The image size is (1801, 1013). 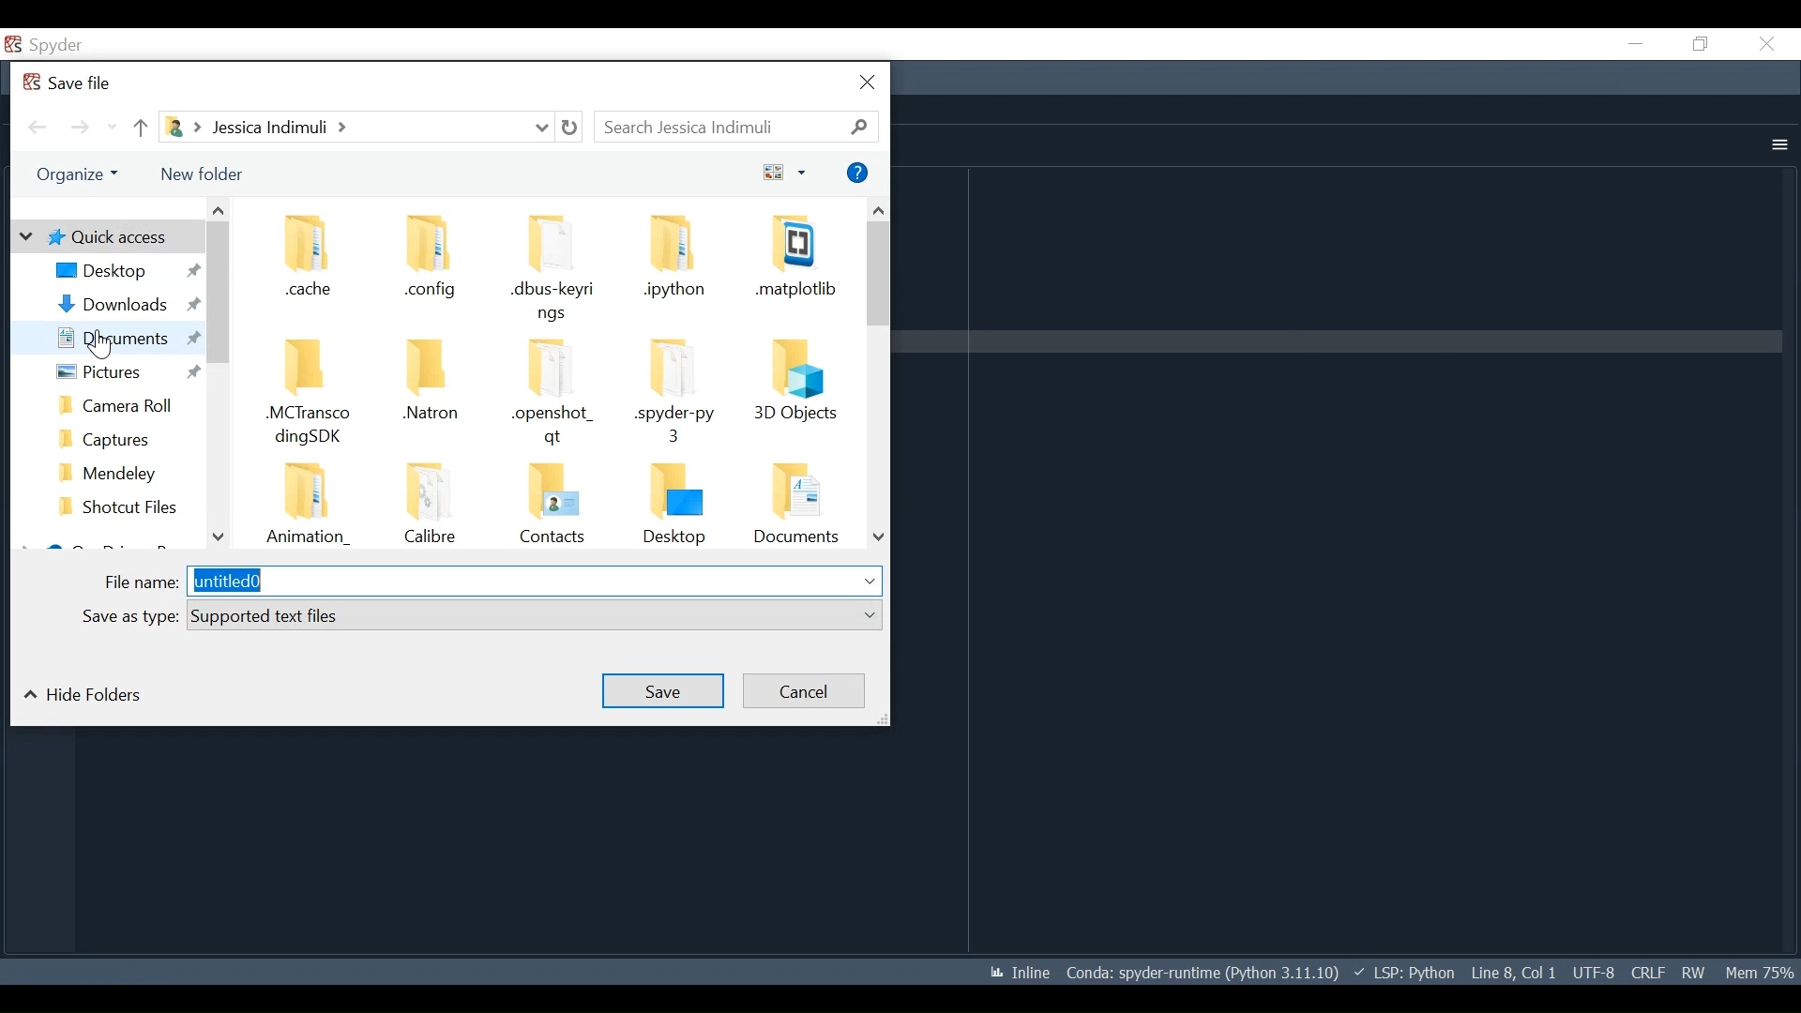 What do you see at coordinates (1595, 973) in the screenshot?
I see `File Encoding` at bounding box center [1595, 973].